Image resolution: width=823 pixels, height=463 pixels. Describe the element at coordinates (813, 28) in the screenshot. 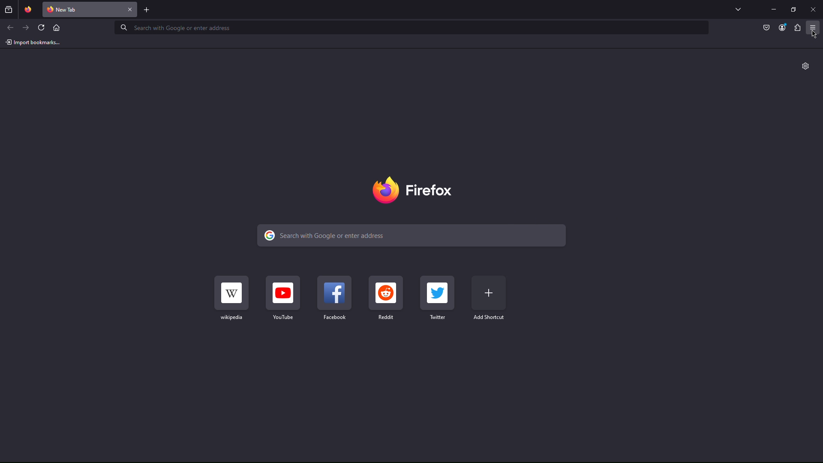

I see `Application Menu` at that location.